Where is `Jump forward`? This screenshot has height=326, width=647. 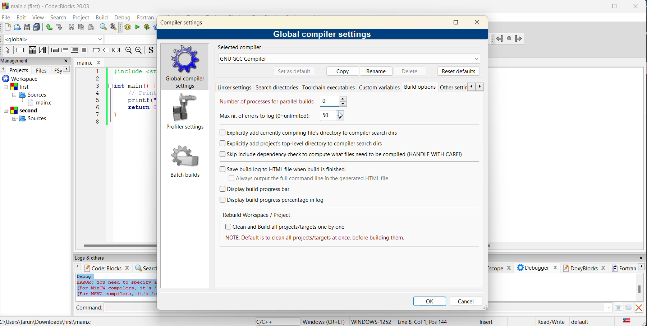 Jump forward is located at coordinates (518, 39).